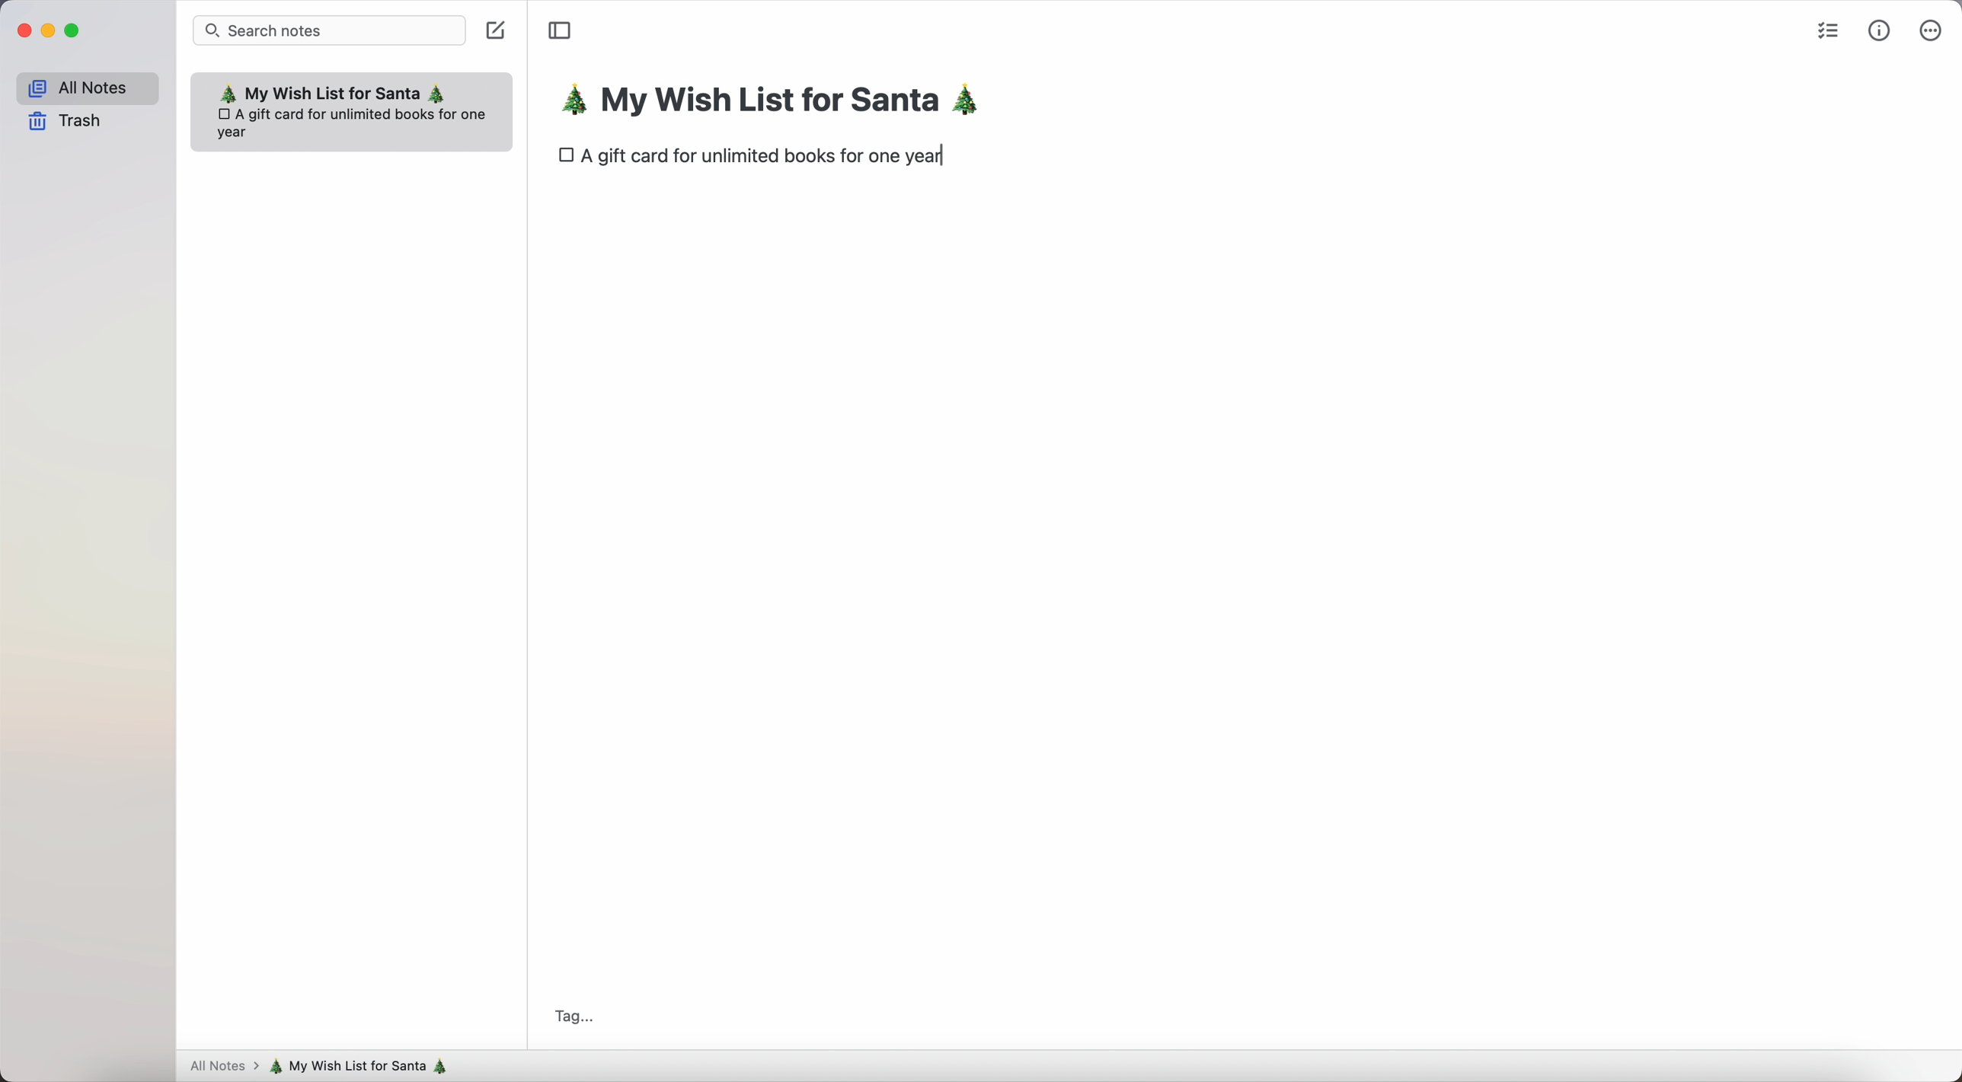 The width and height of the screenshot is (1962, 1082). I want to click on all notes, so click(221, 1068).